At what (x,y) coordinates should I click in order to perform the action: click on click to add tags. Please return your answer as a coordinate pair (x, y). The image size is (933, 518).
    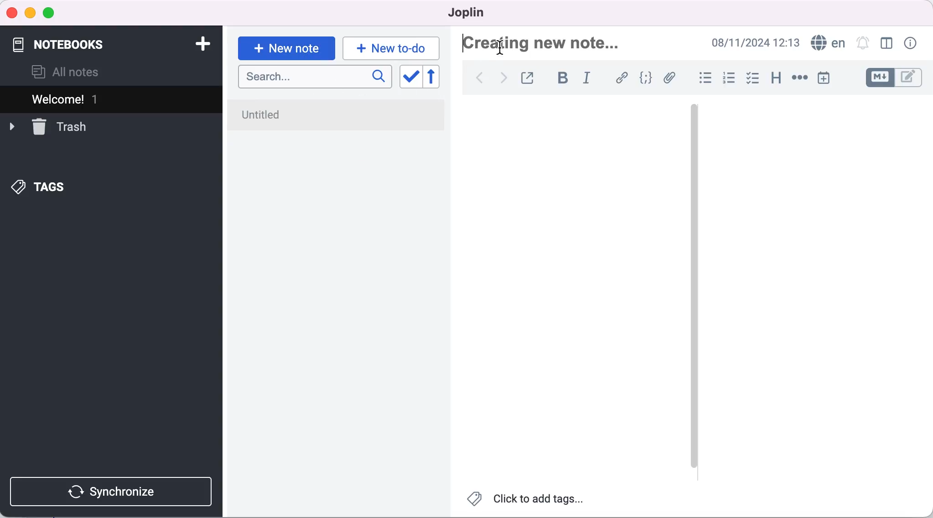
    Looking at the image, I should click on (527, 501).